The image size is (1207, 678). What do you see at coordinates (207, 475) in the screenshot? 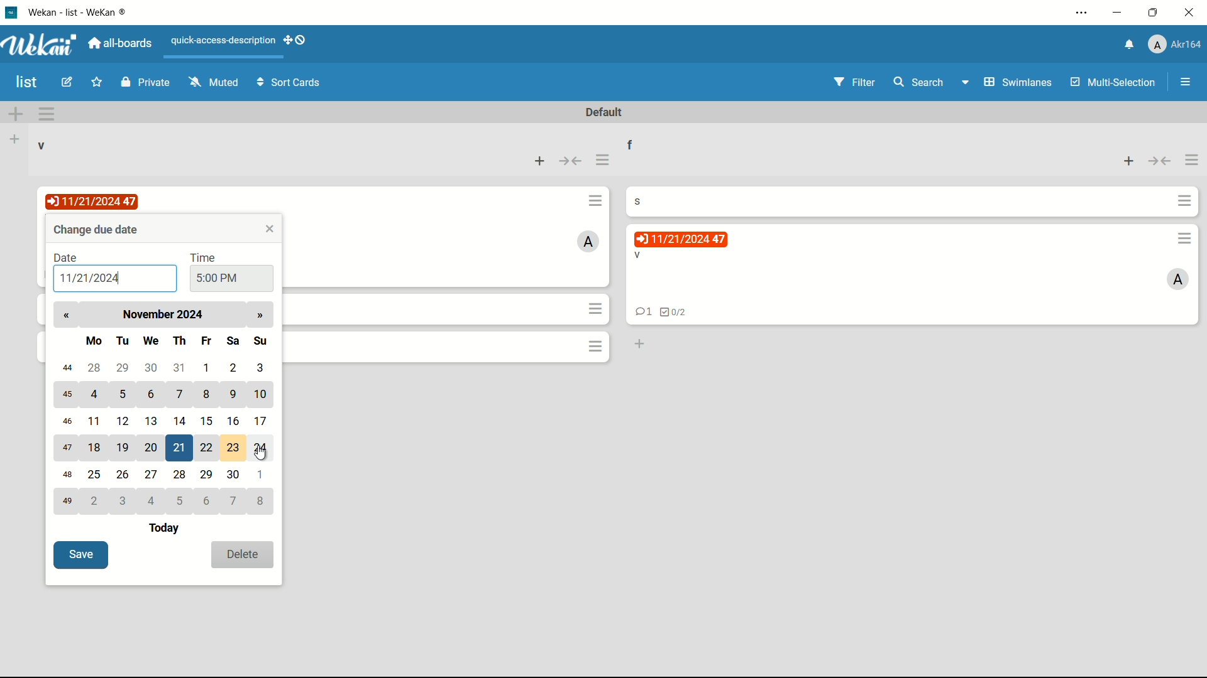
I see `29` at bounding box center [207, 475].